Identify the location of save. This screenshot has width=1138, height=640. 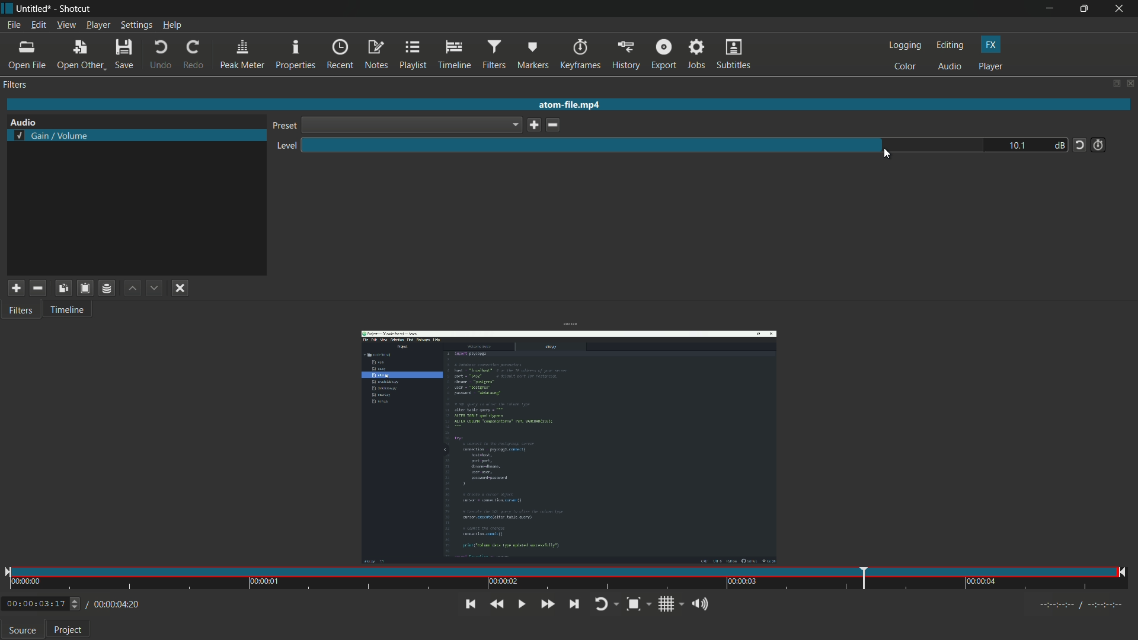
(124, 56).